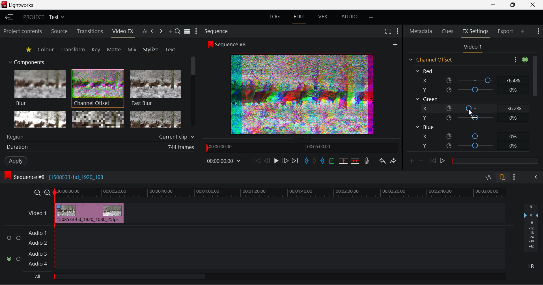 This screenshot has width=543, height=285. What do you see at coordinates (98, 89) in the screenshot?
I see `Channel Offset` at bounding box center [98, 89].